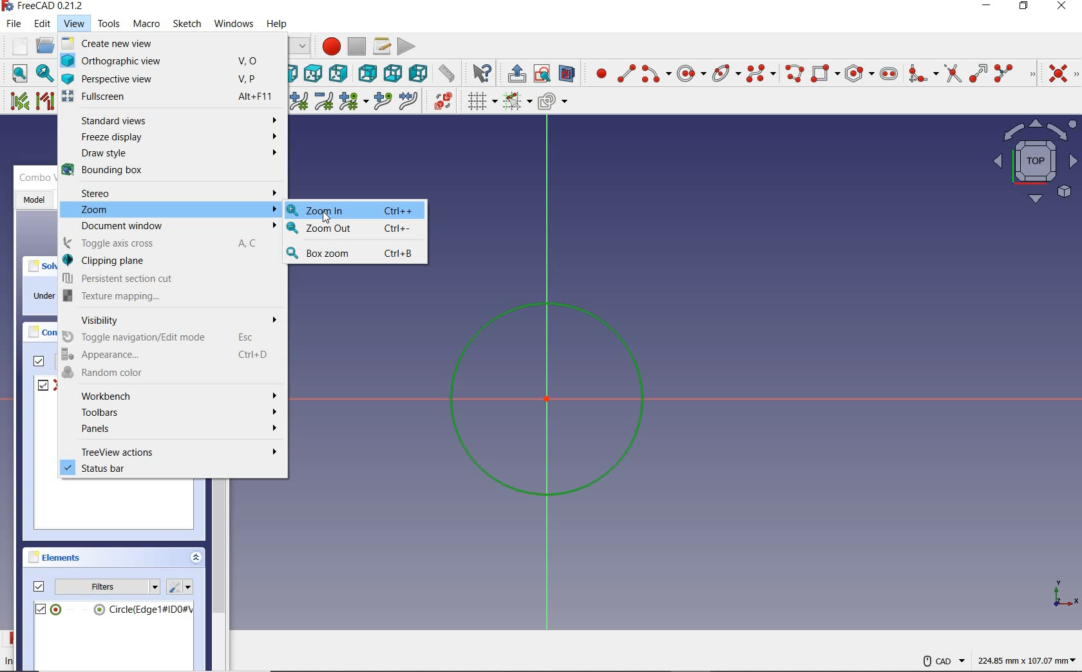 This screenshot has width=1082, height=672. What do you see at coordinates (417, 72) in the screenshot?
I see `left` at bounding box center [417, 72].